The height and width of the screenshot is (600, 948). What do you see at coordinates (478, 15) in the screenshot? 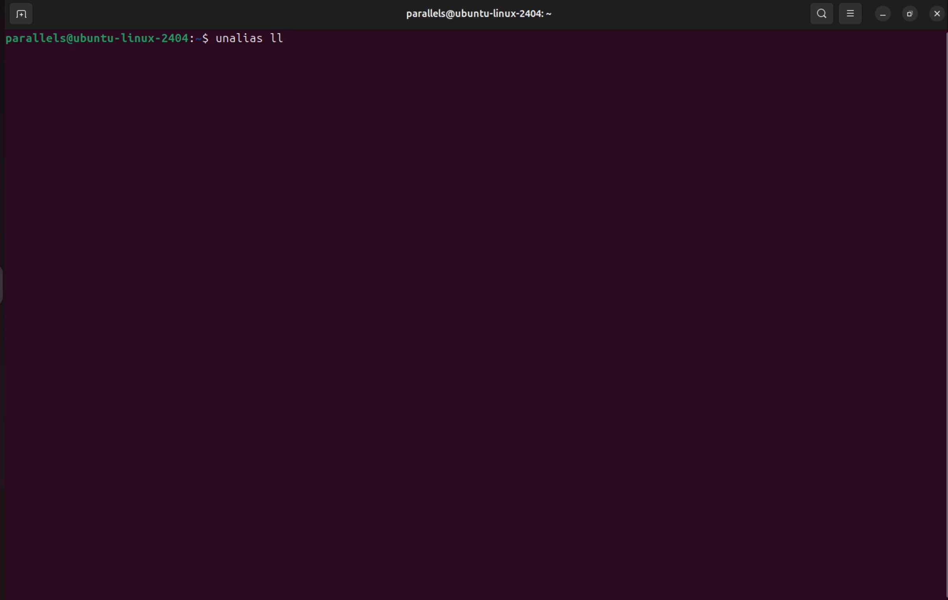
I see `userprofile` at bounding box center [478, 15].